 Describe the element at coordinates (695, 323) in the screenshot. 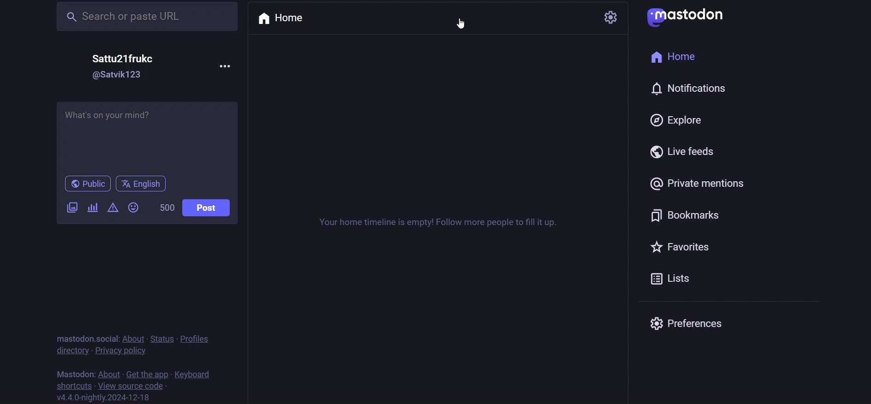

I see `preferences` at that location.